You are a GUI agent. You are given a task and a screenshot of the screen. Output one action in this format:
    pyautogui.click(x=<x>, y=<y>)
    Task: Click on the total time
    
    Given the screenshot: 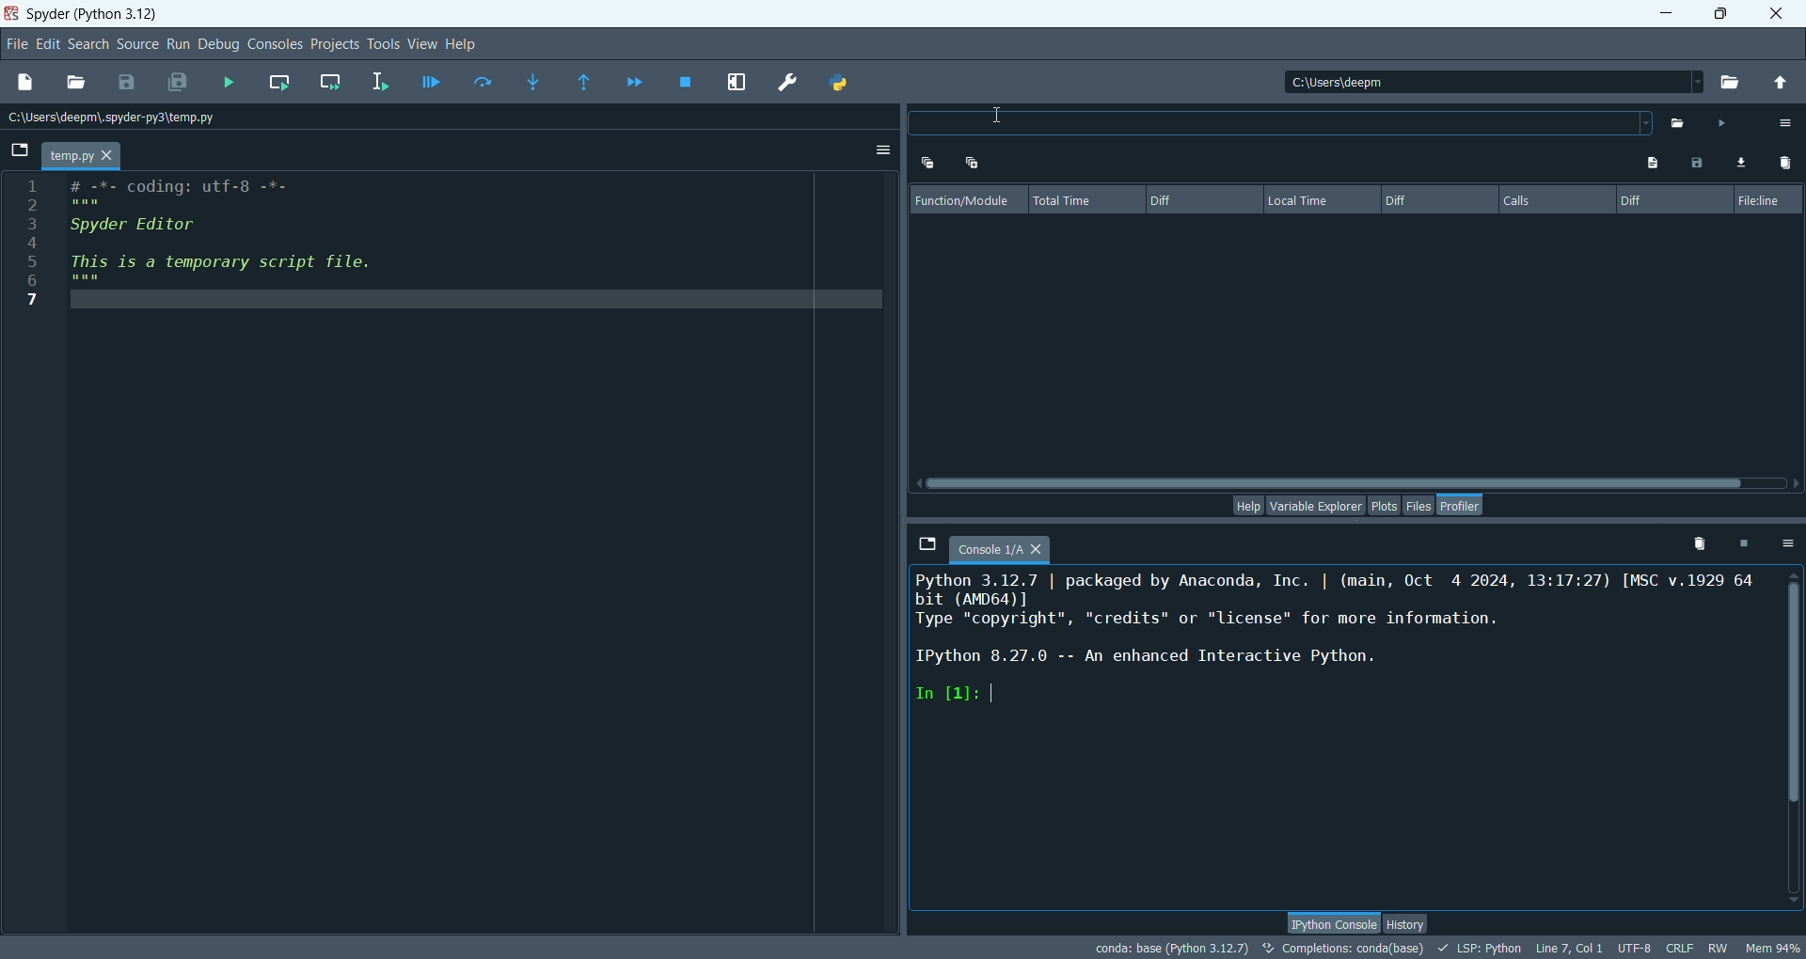 What is the action you would take?
    pyautogui.click(x=1086, y=199)
    